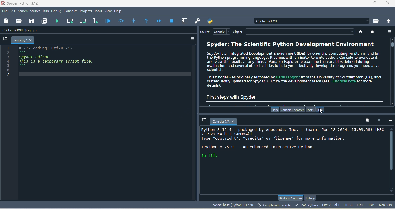  What do you see at coordinates (387, 205) in the screenshot?
I see `men 91%` at bounding box center [387, 205].